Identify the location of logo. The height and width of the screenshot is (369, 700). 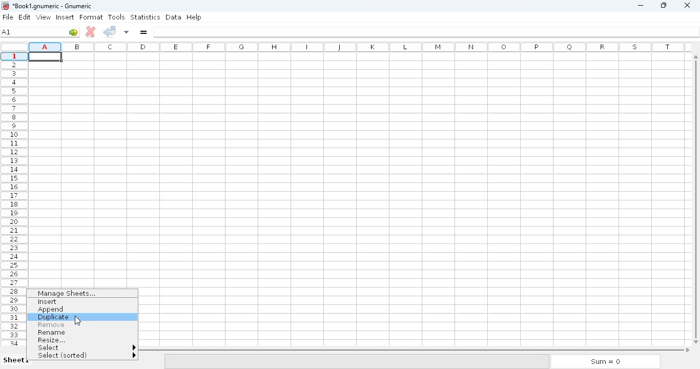
(5, 6).